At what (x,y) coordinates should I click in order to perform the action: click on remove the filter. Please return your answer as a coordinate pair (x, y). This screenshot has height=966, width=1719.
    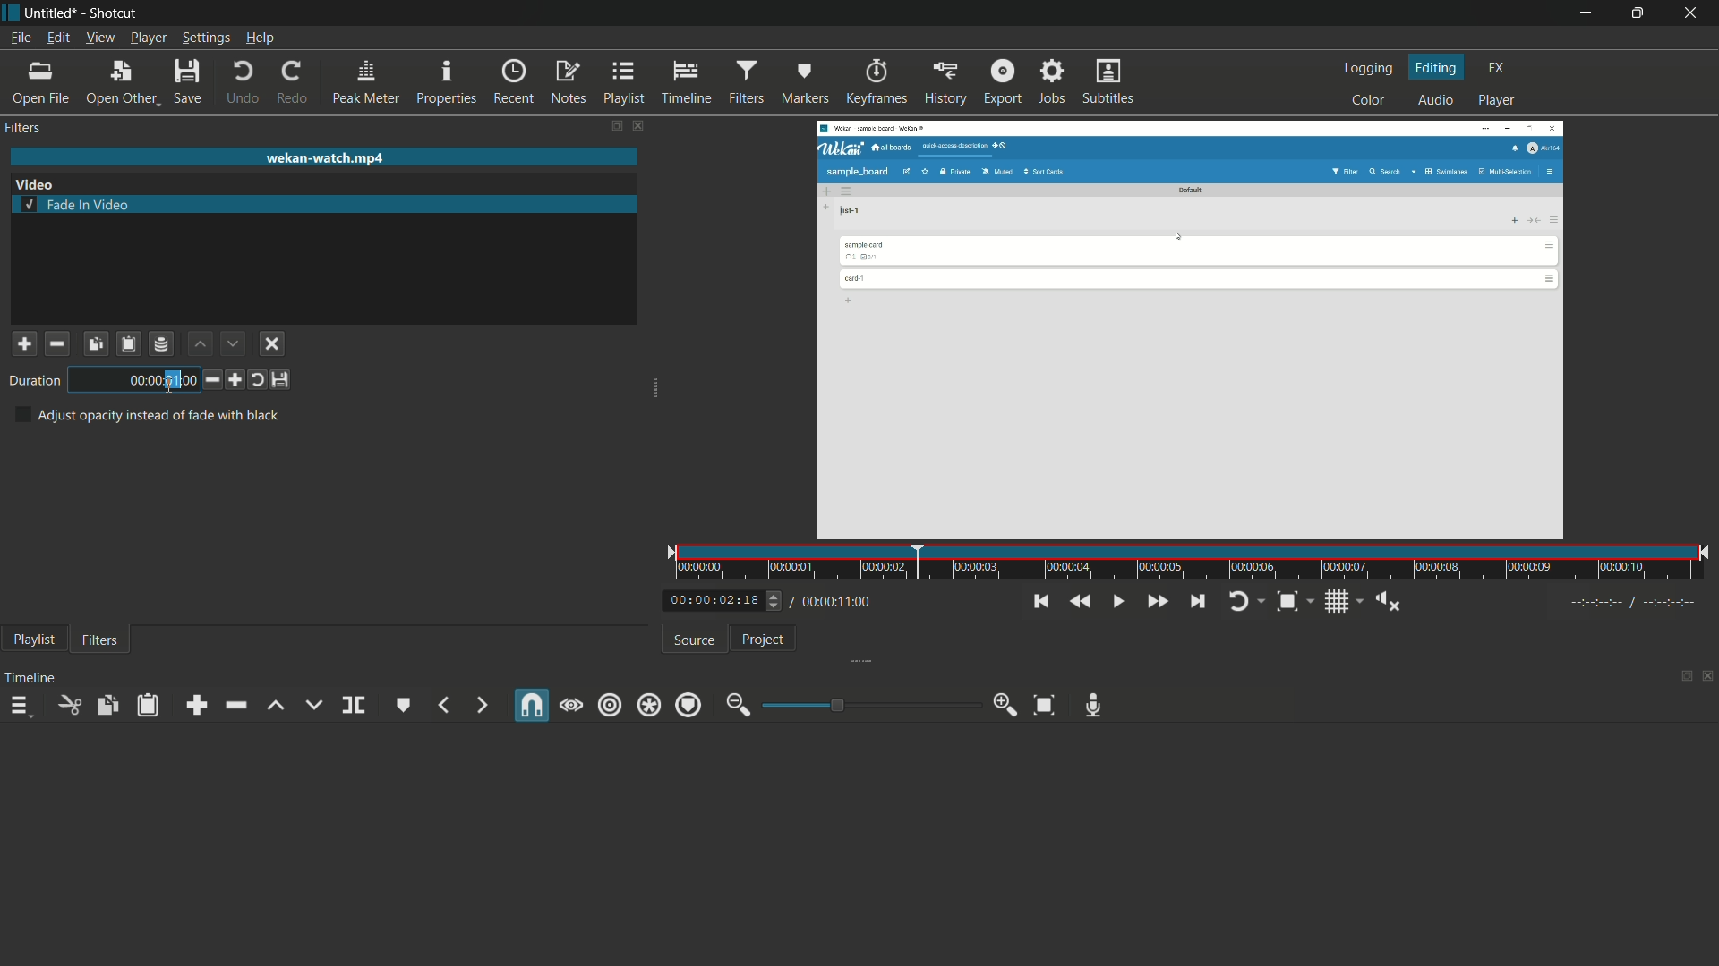
    Looking at the image, I should click on (56, 343).